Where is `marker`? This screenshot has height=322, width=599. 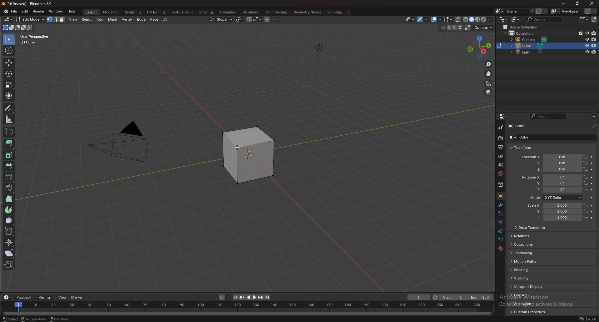
marker is located at coordinates (77, 297).